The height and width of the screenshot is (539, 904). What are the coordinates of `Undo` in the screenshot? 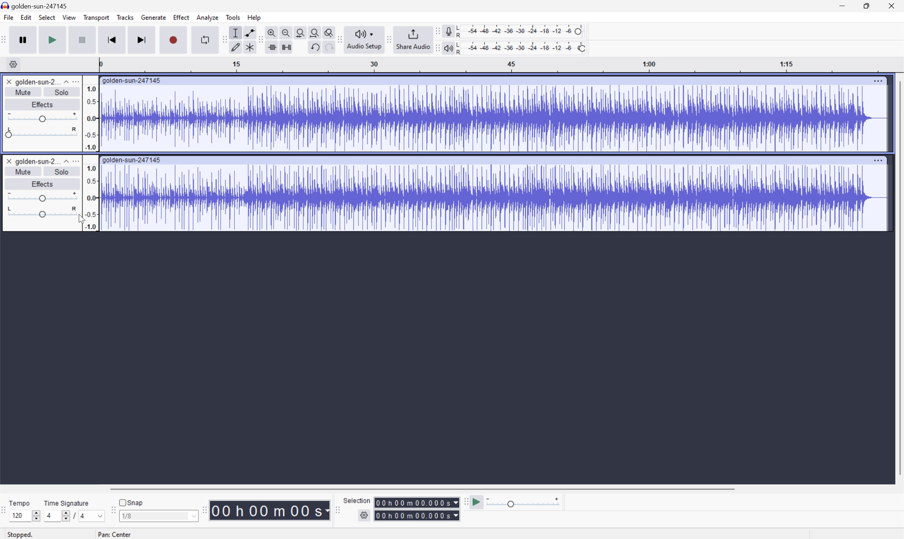 It's located at (317, 48).